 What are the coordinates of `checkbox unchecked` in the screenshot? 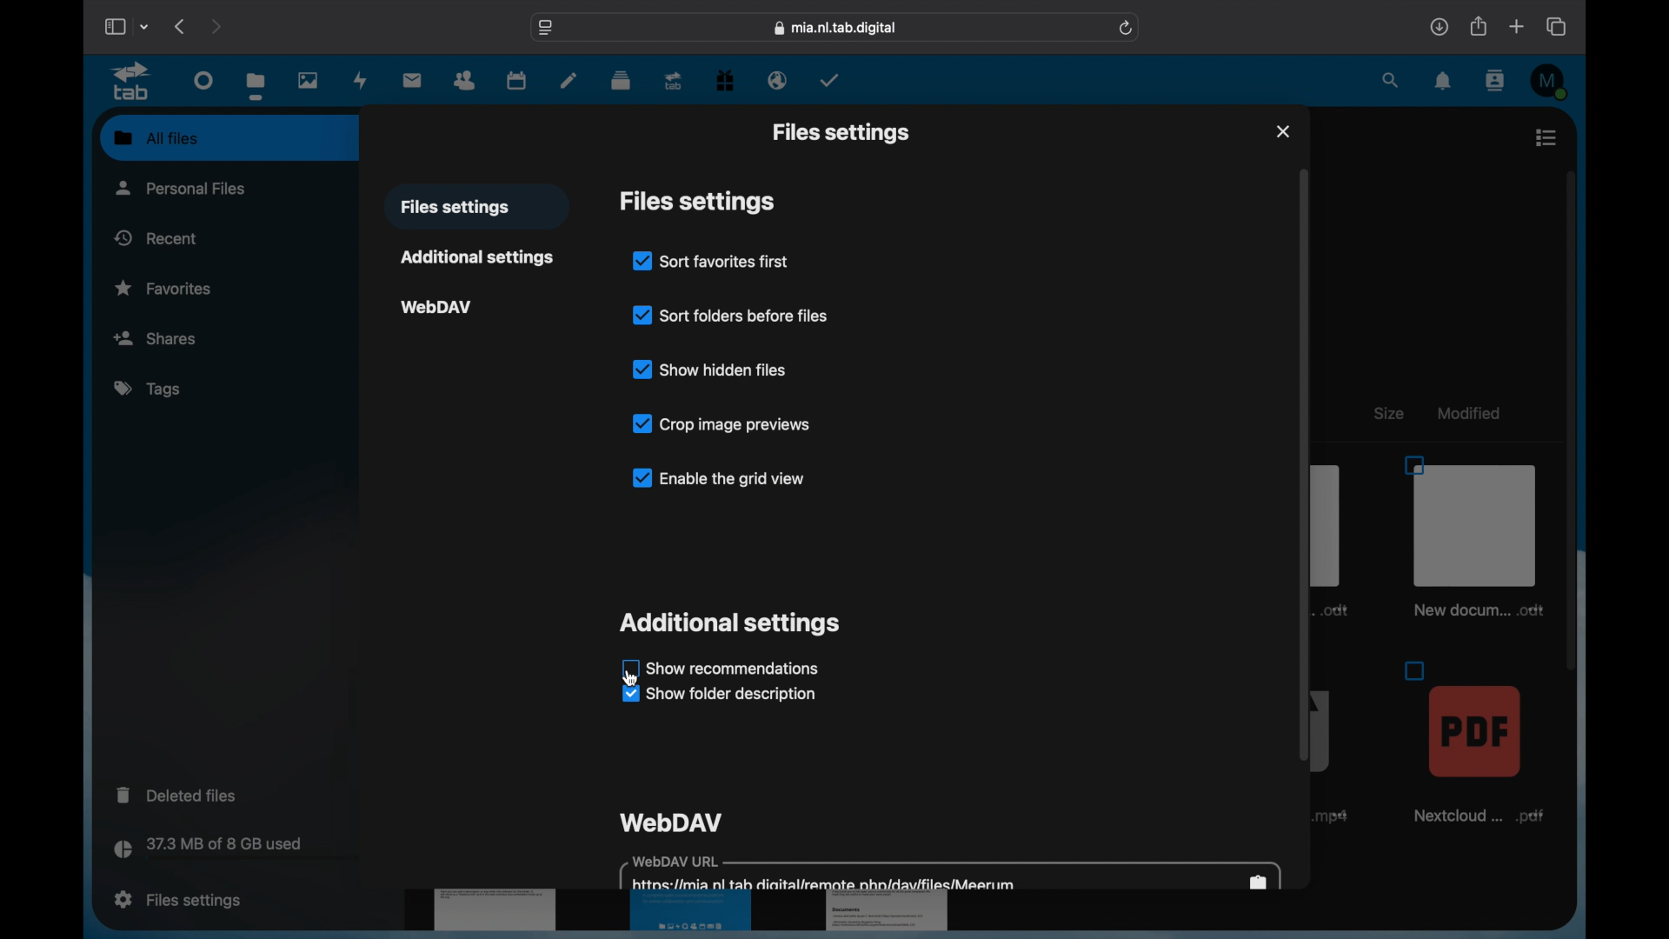 It's located at (631, 669).